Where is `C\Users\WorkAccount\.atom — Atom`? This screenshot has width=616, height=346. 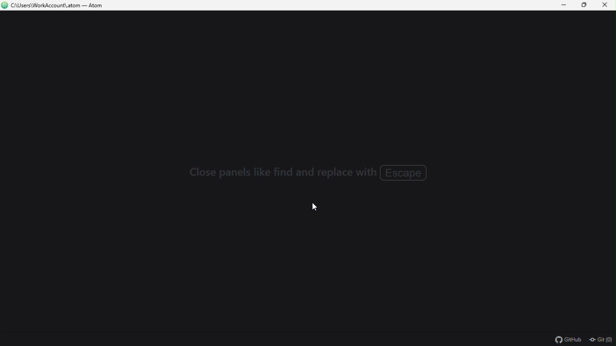 C\Users\WorkAccount\.atom — Atom is located at coordinates (58, 5).